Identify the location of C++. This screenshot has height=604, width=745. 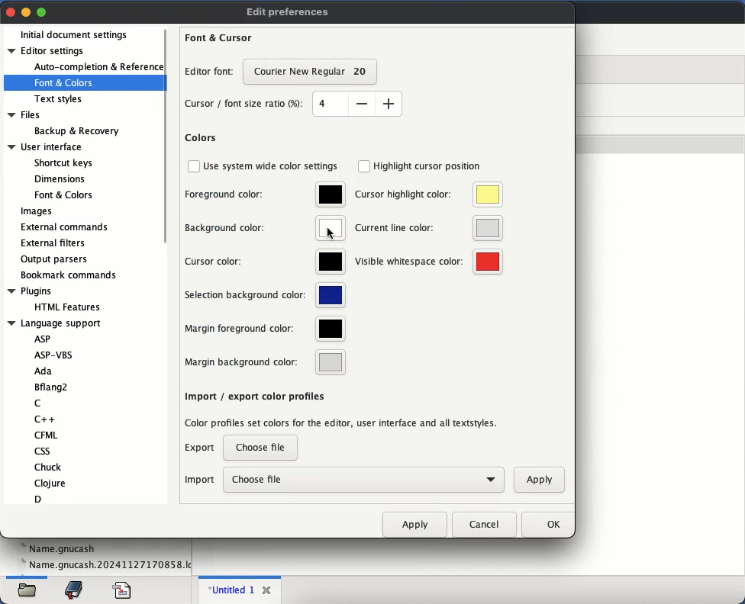
(41, 419).